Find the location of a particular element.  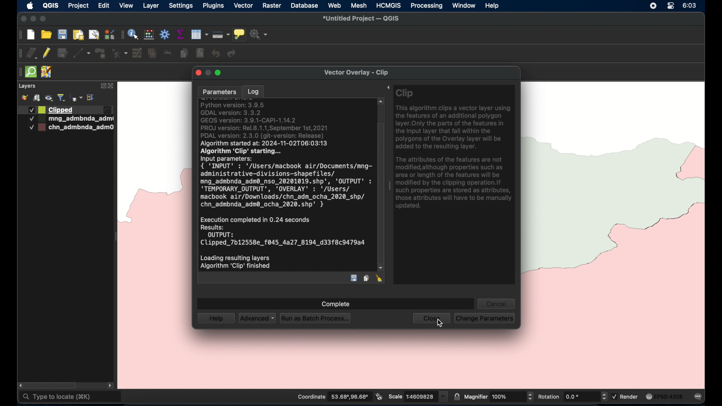

rotation is located at coordinates (572, 396).